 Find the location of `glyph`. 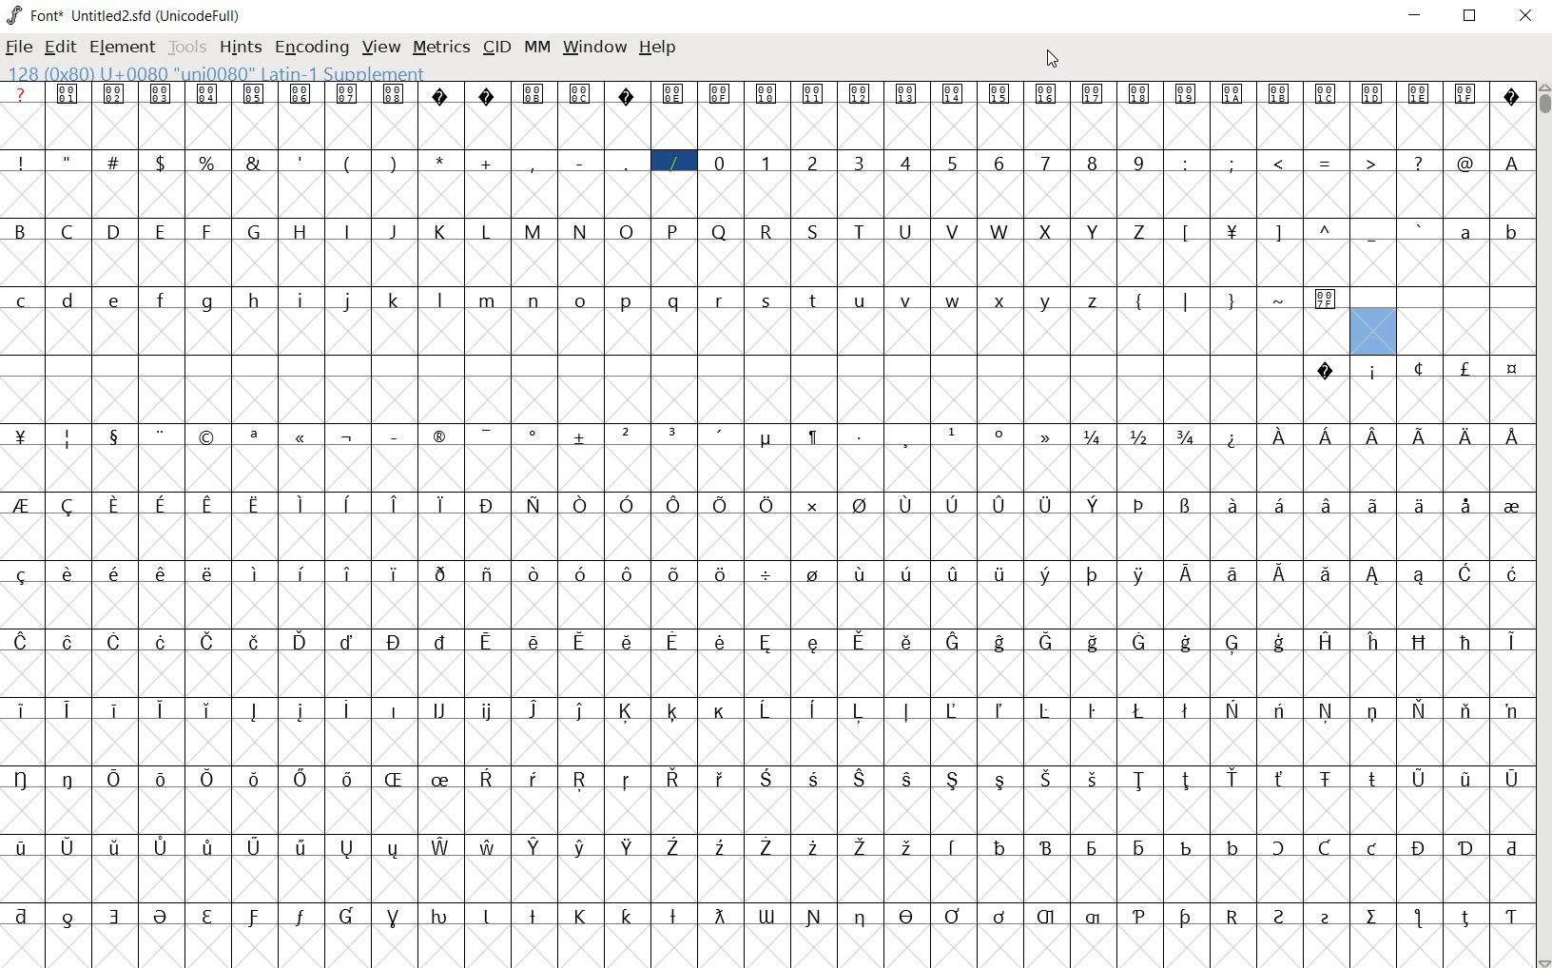

glyph is located at coordinates (22, 916).